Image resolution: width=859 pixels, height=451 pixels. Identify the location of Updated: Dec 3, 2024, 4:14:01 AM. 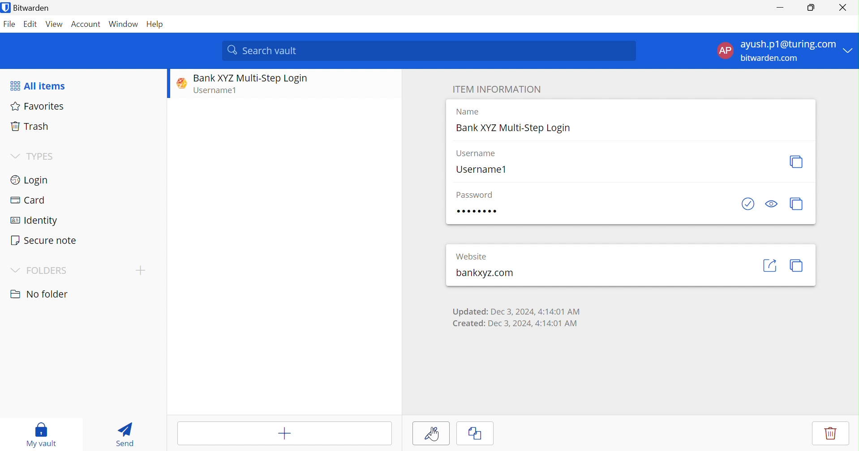
(518, 311).